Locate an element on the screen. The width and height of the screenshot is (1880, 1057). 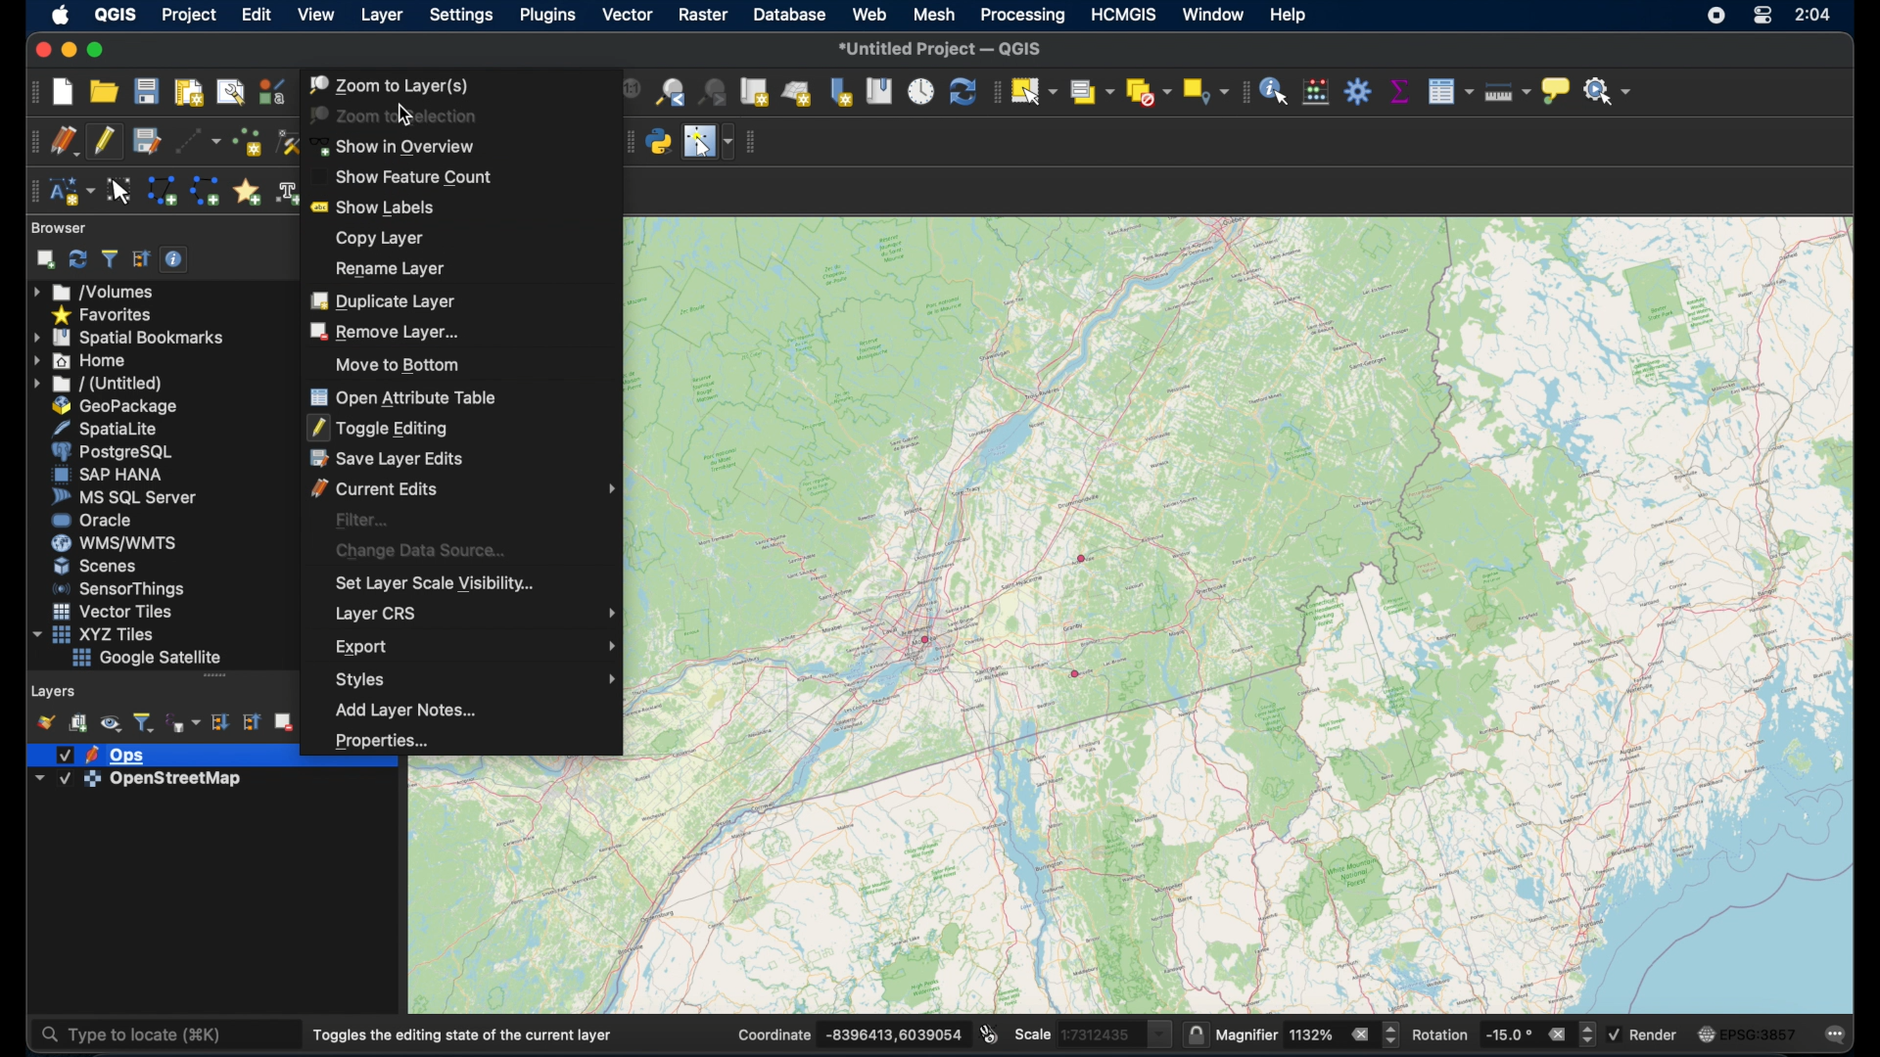
vector tiles is located at coordinates (109, 611).